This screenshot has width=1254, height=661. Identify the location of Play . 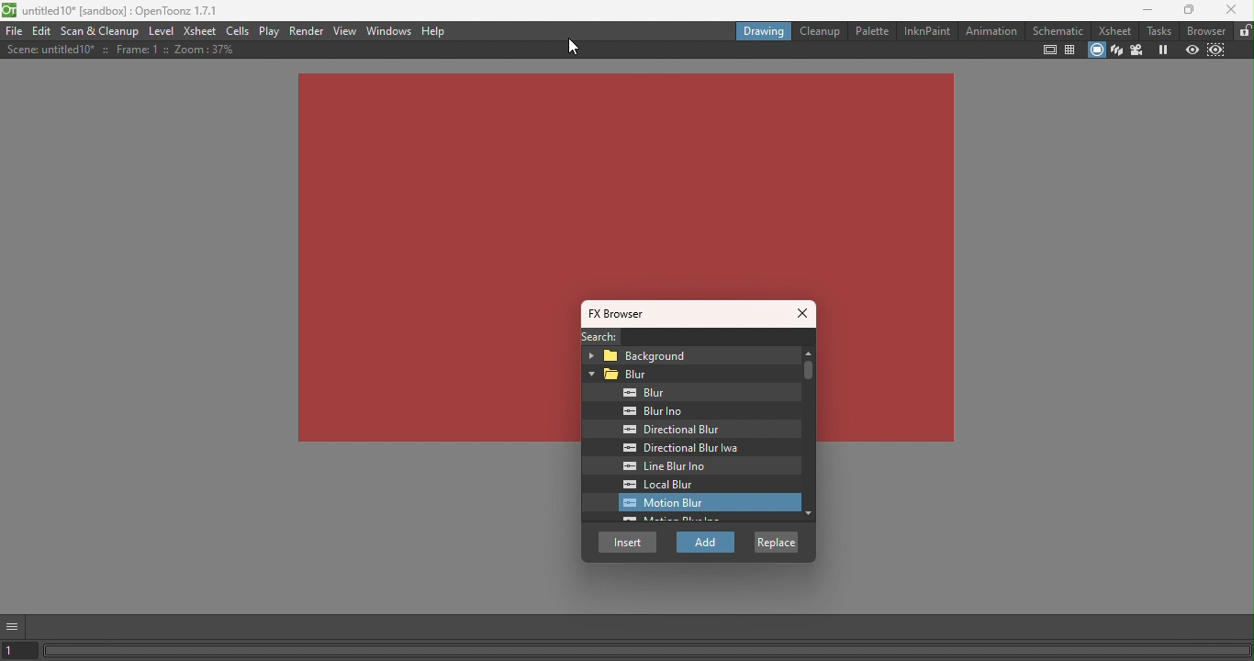
(271, 31).